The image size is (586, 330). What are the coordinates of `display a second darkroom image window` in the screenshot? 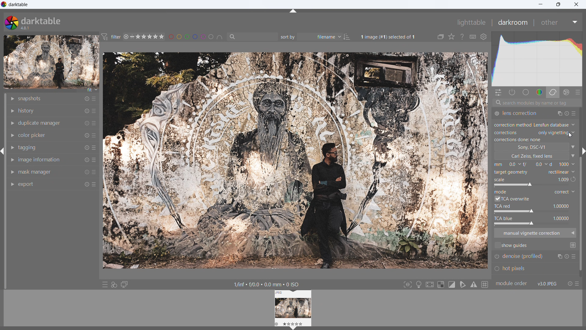 It's located at (125, 284).